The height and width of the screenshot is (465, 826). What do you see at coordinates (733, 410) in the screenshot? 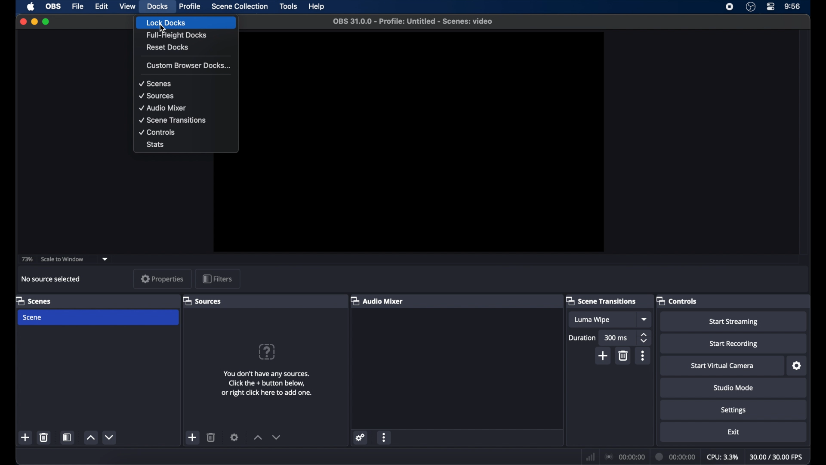
I see `settings` at bounding box center [733, 410].